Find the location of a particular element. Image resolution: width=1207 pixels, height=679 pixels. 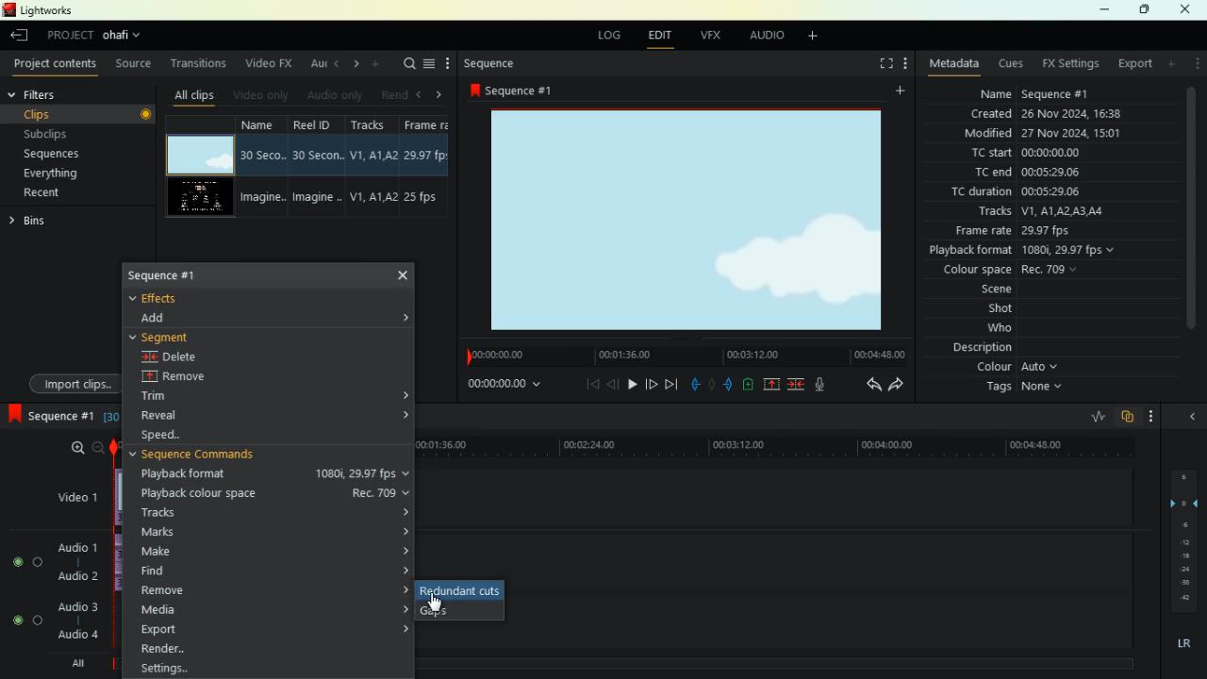

reveal is located at coordinates (167, 416).